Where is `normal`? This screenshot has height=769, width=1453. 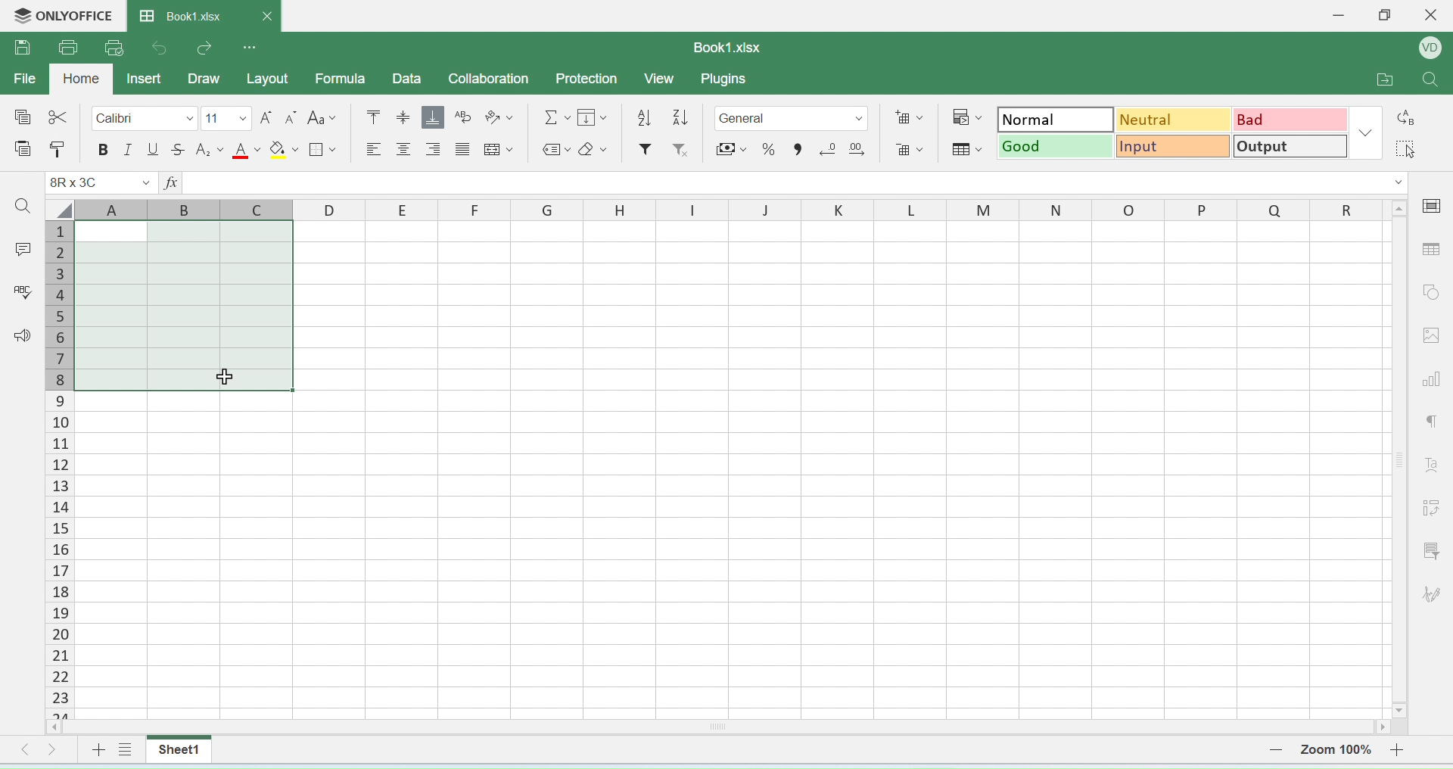 normal is located at coordinates (1053, 118).